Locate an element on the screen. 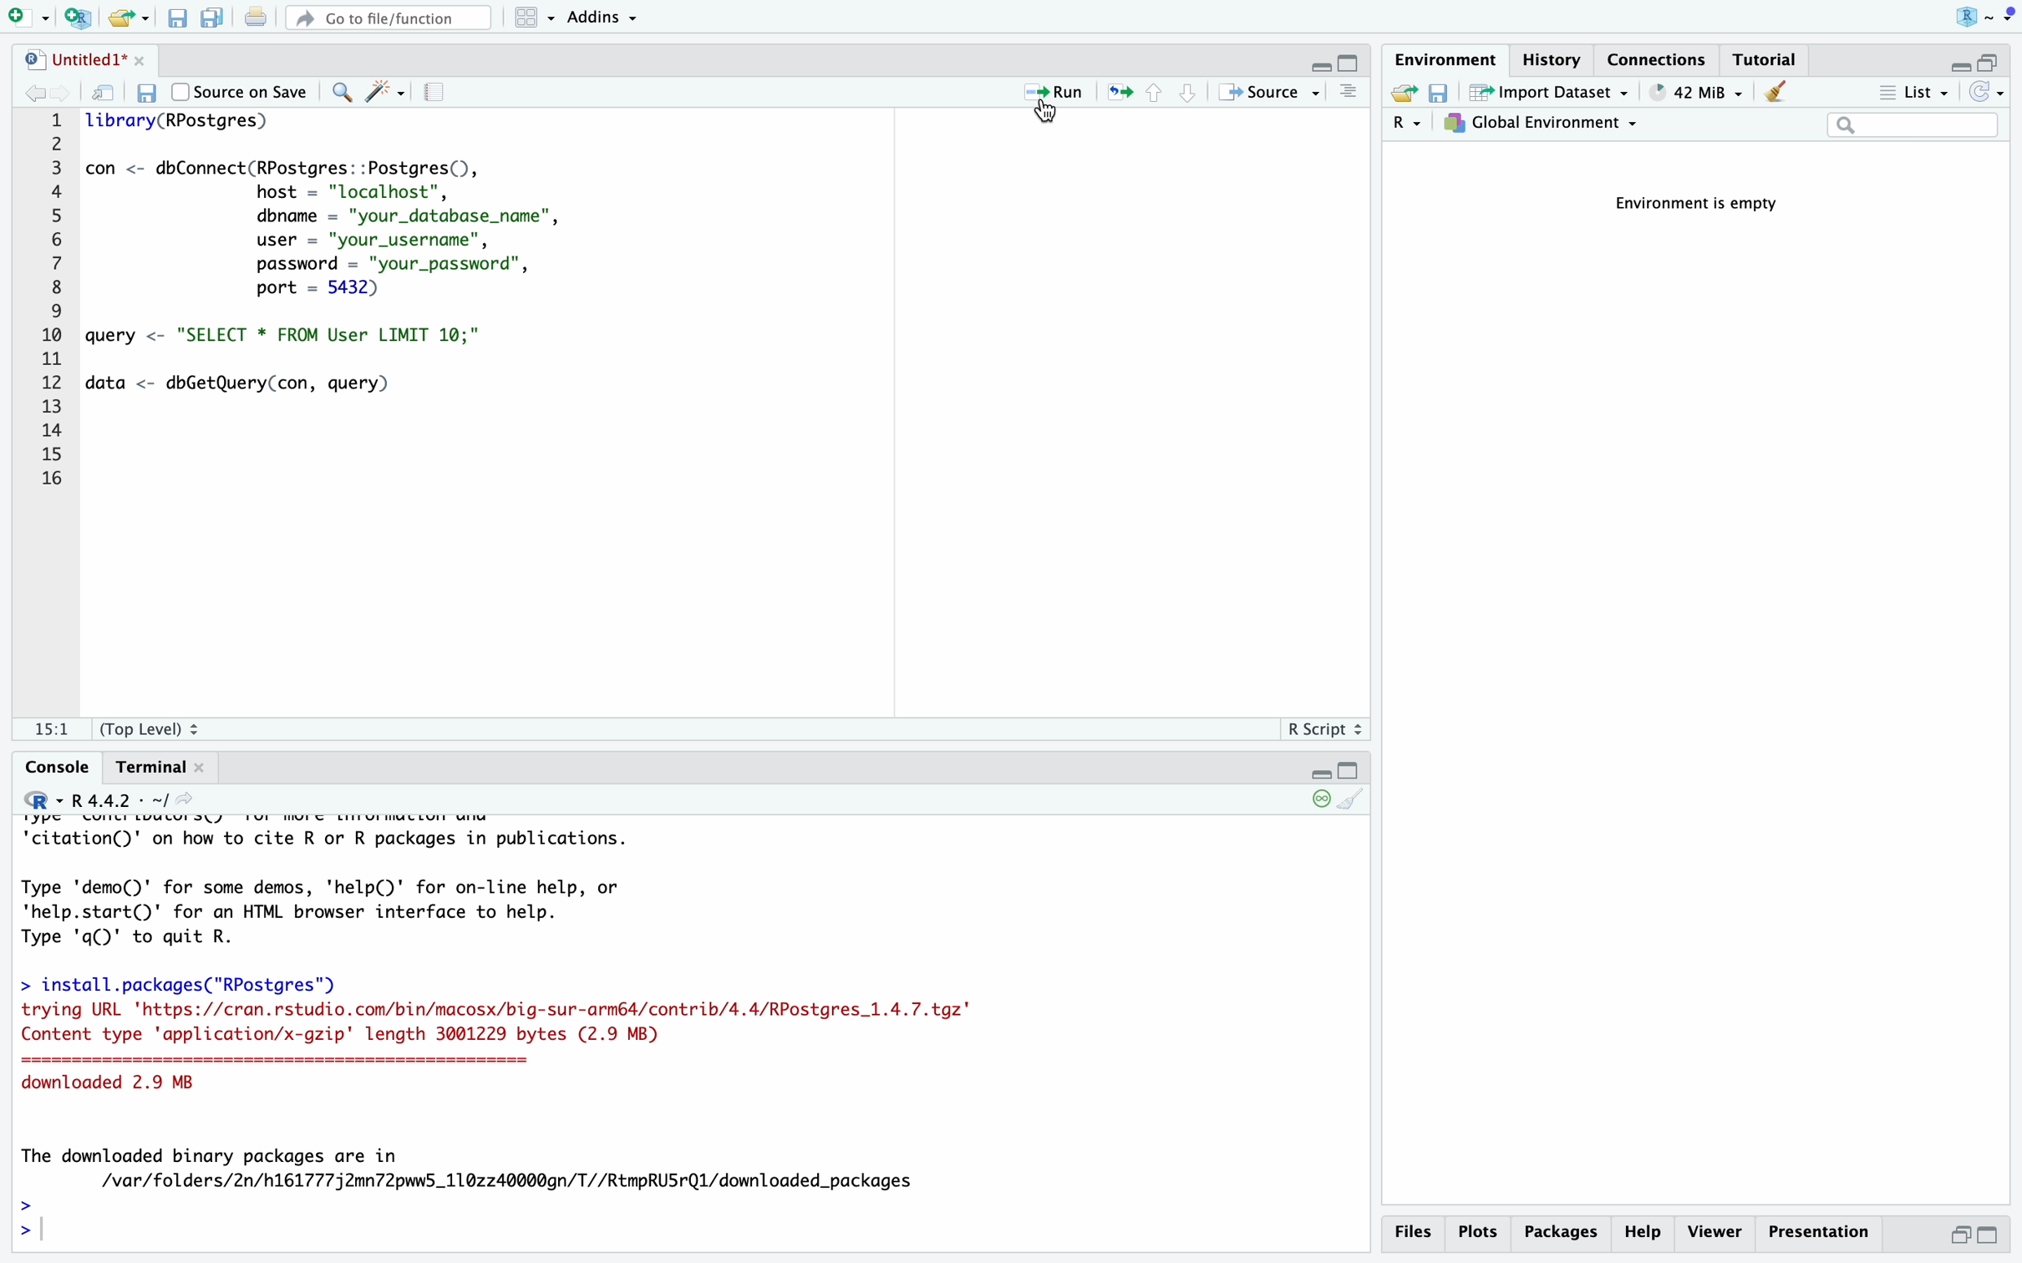 Image resolution: width=2022 pixels, height=1263 pixels. language select is located at coordinates (1408, 125).